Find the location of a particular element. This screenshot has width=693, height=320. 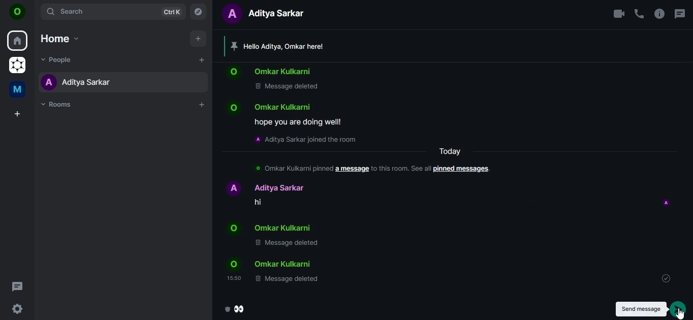

room info is located at coordinates (659, 13).